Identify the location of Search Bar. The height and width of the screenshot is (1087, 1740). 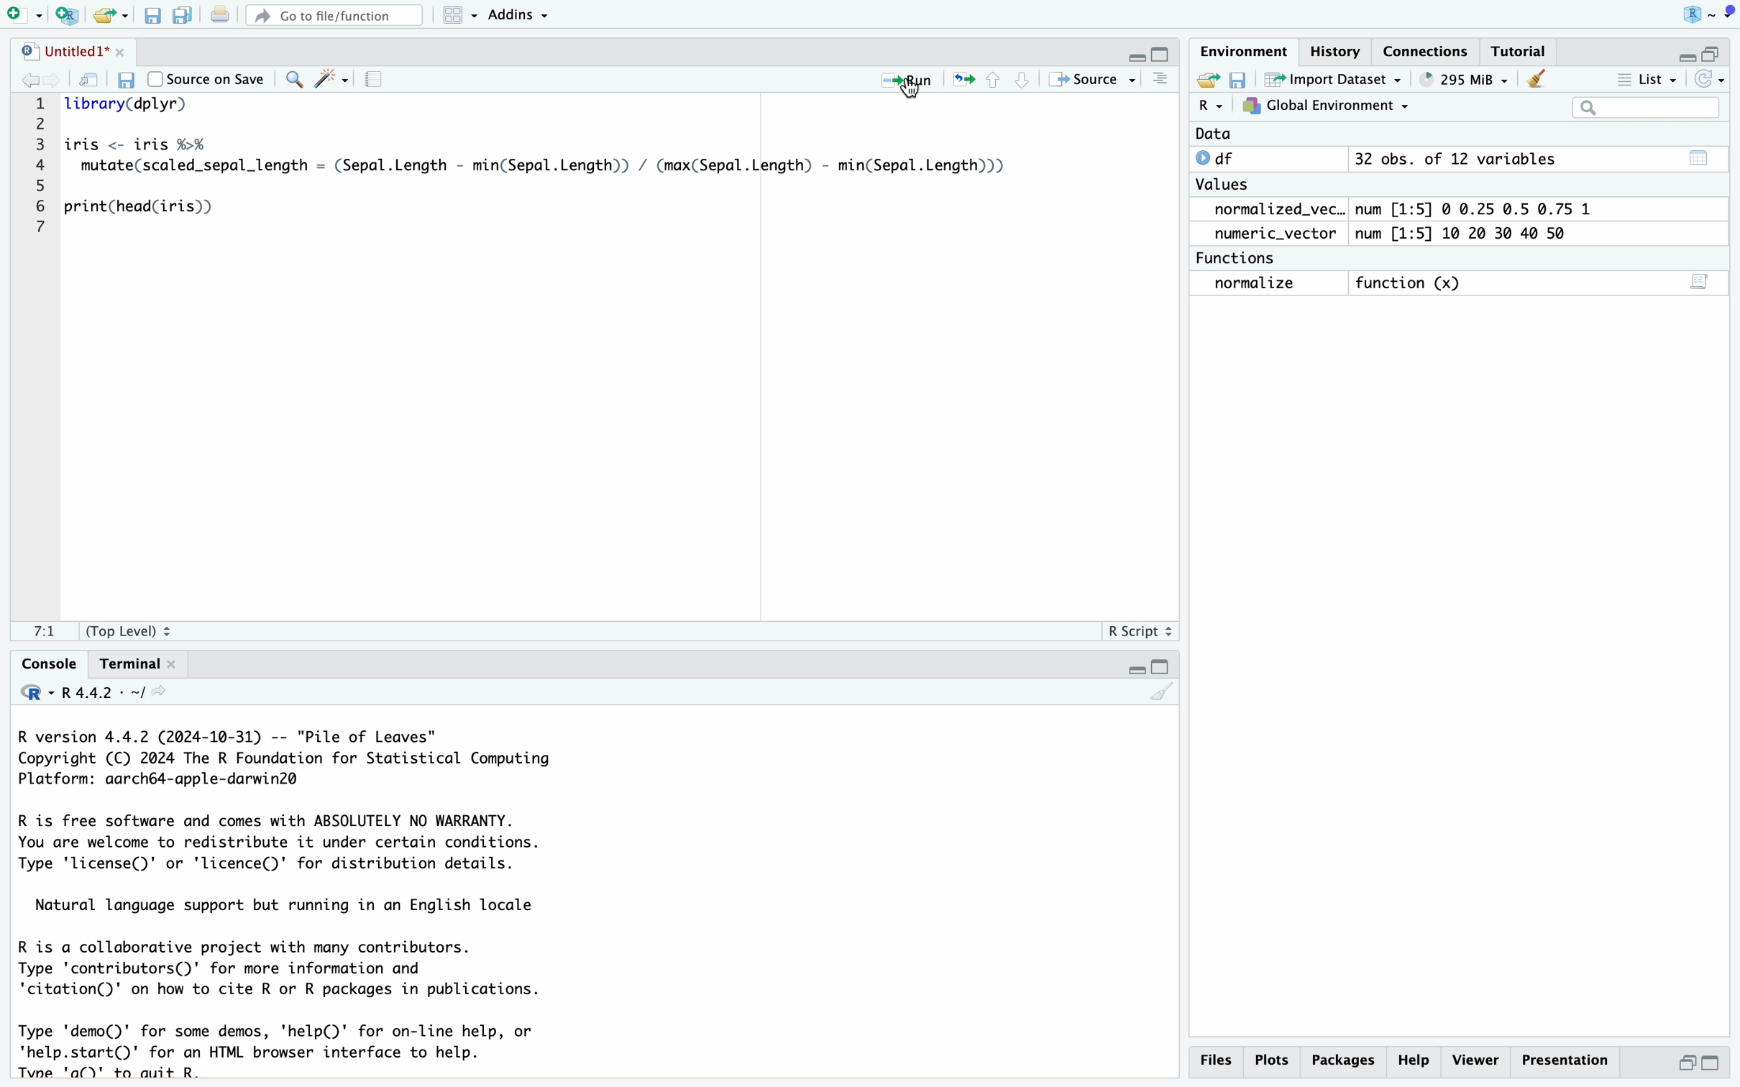
(1645, 109).